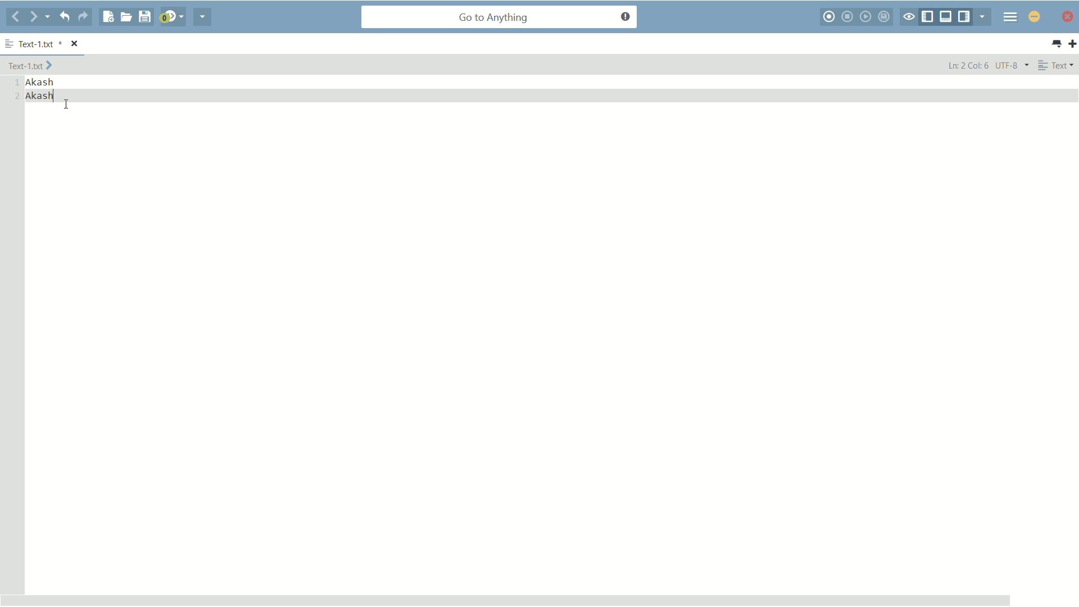 The width and height of the screenshot is (1079, 607). Describe the element at coordinates (505, 599) in the screenshot. I see `horizontal scroll bar` at that location.